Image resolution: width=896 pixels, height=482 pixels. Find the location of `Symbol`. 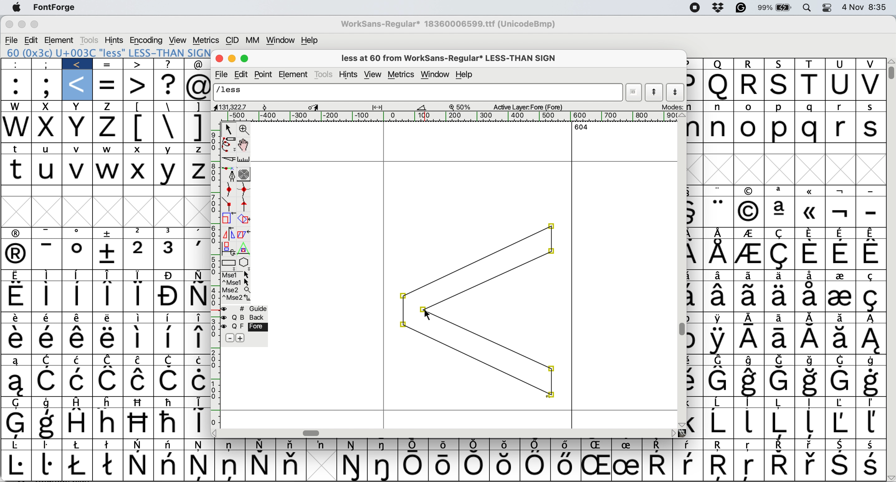

Symbol is located at coordinates (565, 465).